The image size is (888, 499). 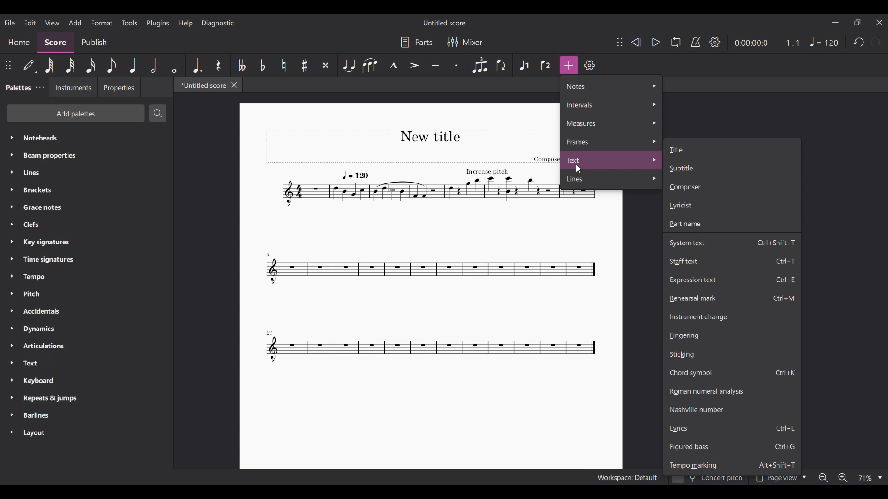 What do you see at coordinates (219, 65) in the screenshot?
I see `Rest` at bounding box center [219, 65].